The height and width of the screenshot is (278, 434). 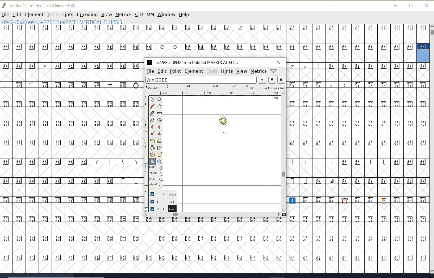 I want to click on hints, so click(x=227, y=71).